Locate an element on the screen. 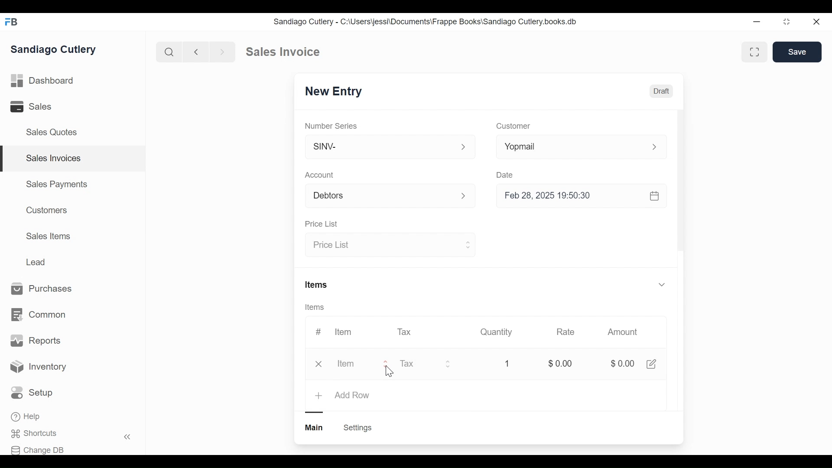 This screenshot has height=468, width=832. Sales Items is located at coordinates (48, 235).